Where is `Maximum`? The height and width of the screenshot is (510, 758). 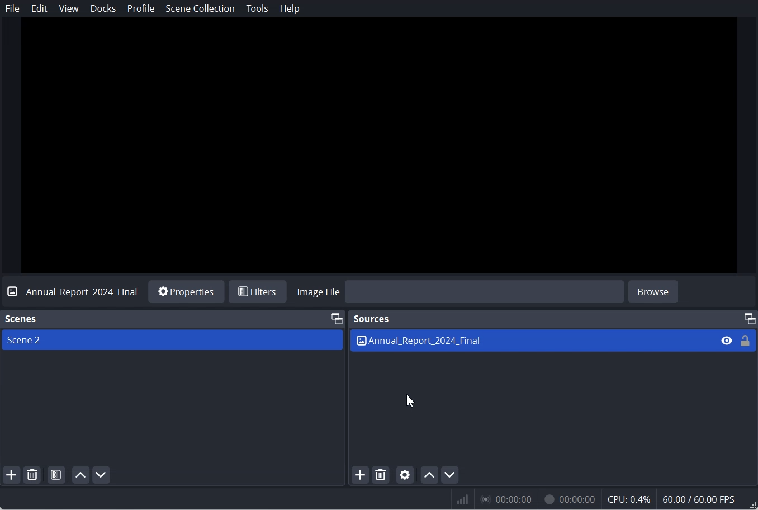
Maximum is located at coordinates (337, 318).